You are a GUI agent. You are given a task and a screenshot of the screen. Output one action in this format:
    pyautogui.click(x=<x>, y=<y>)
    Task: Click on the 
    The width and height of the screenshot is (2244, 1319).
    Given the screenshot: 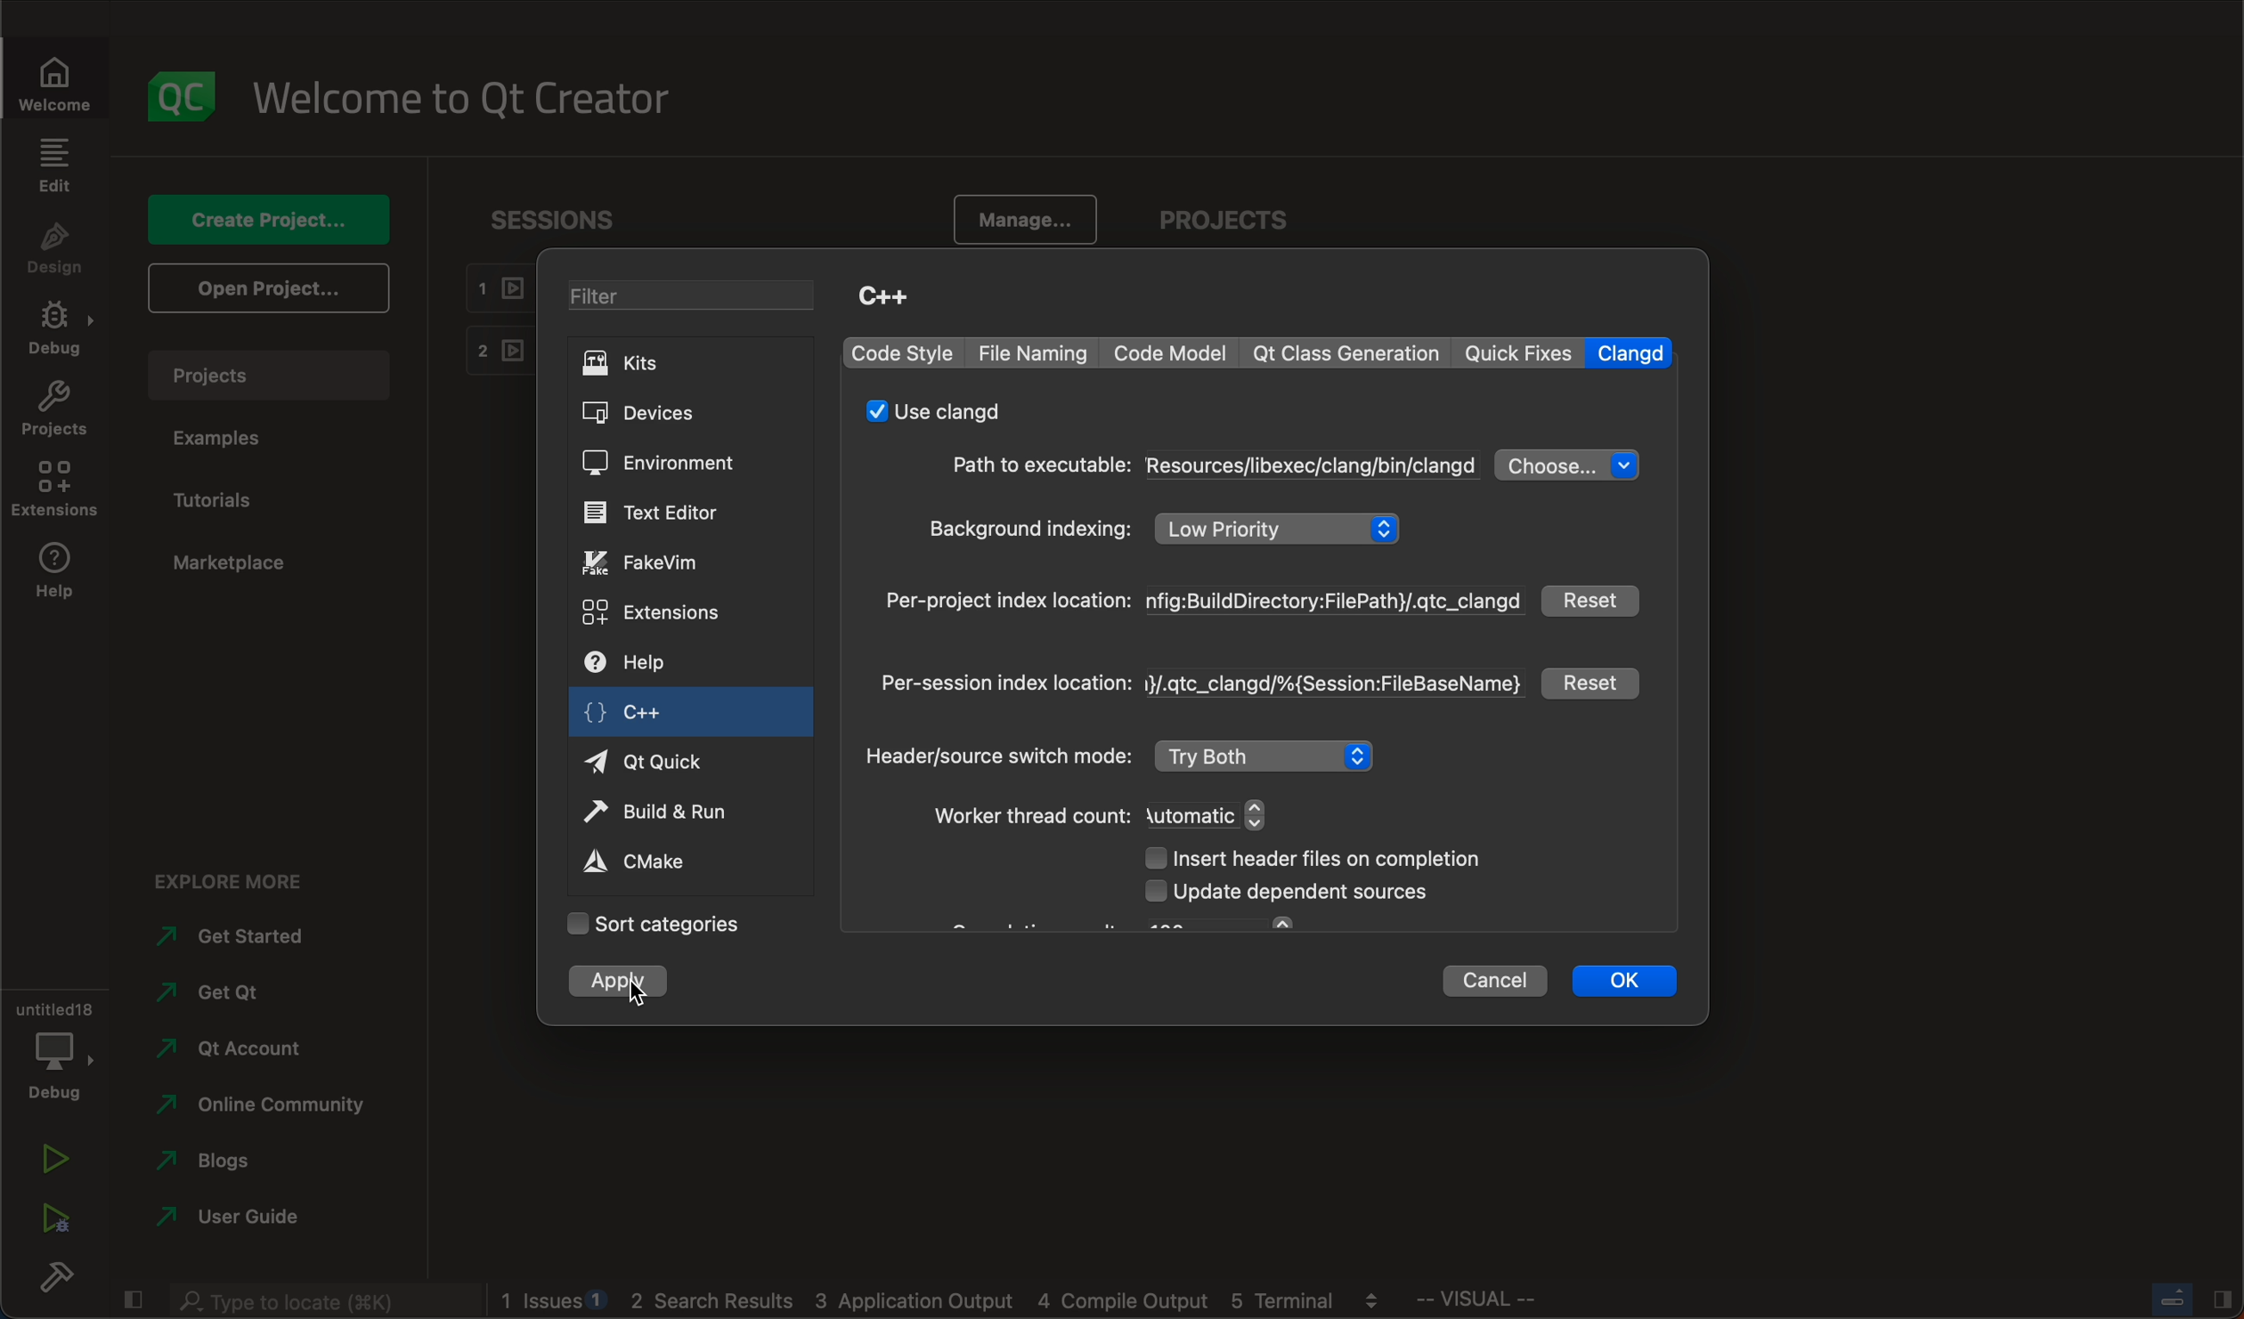 What is the action you would take?
    pyautogui.click(x=1482, y=1299)
    